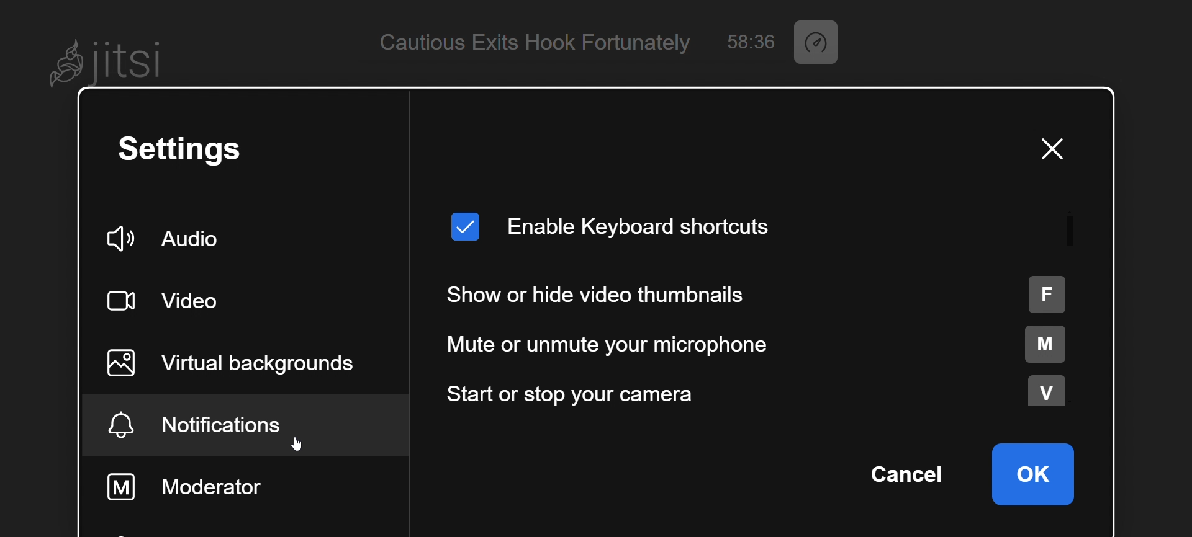 Image resolution: width=1192 pixels, height=537 pixels. What do you see at coordinates (823, 42) in the screenshot?
I see `performance setting` at bounding box center [823, 42].